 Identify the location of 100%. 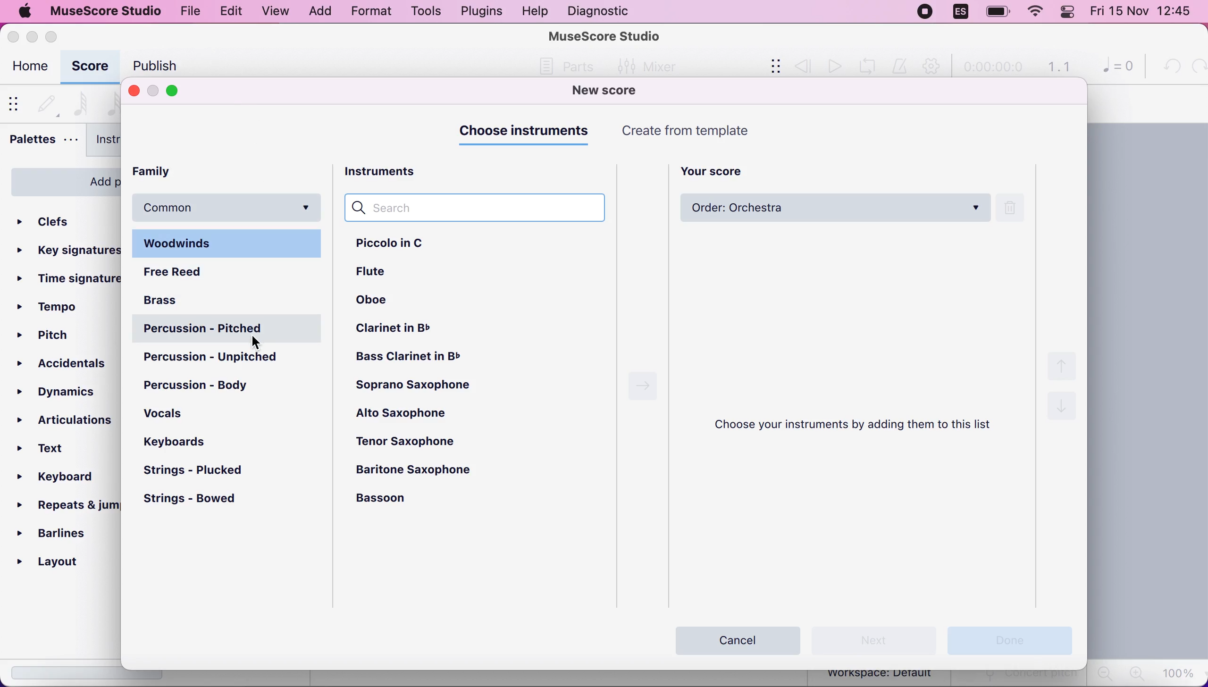
(1180, 672).